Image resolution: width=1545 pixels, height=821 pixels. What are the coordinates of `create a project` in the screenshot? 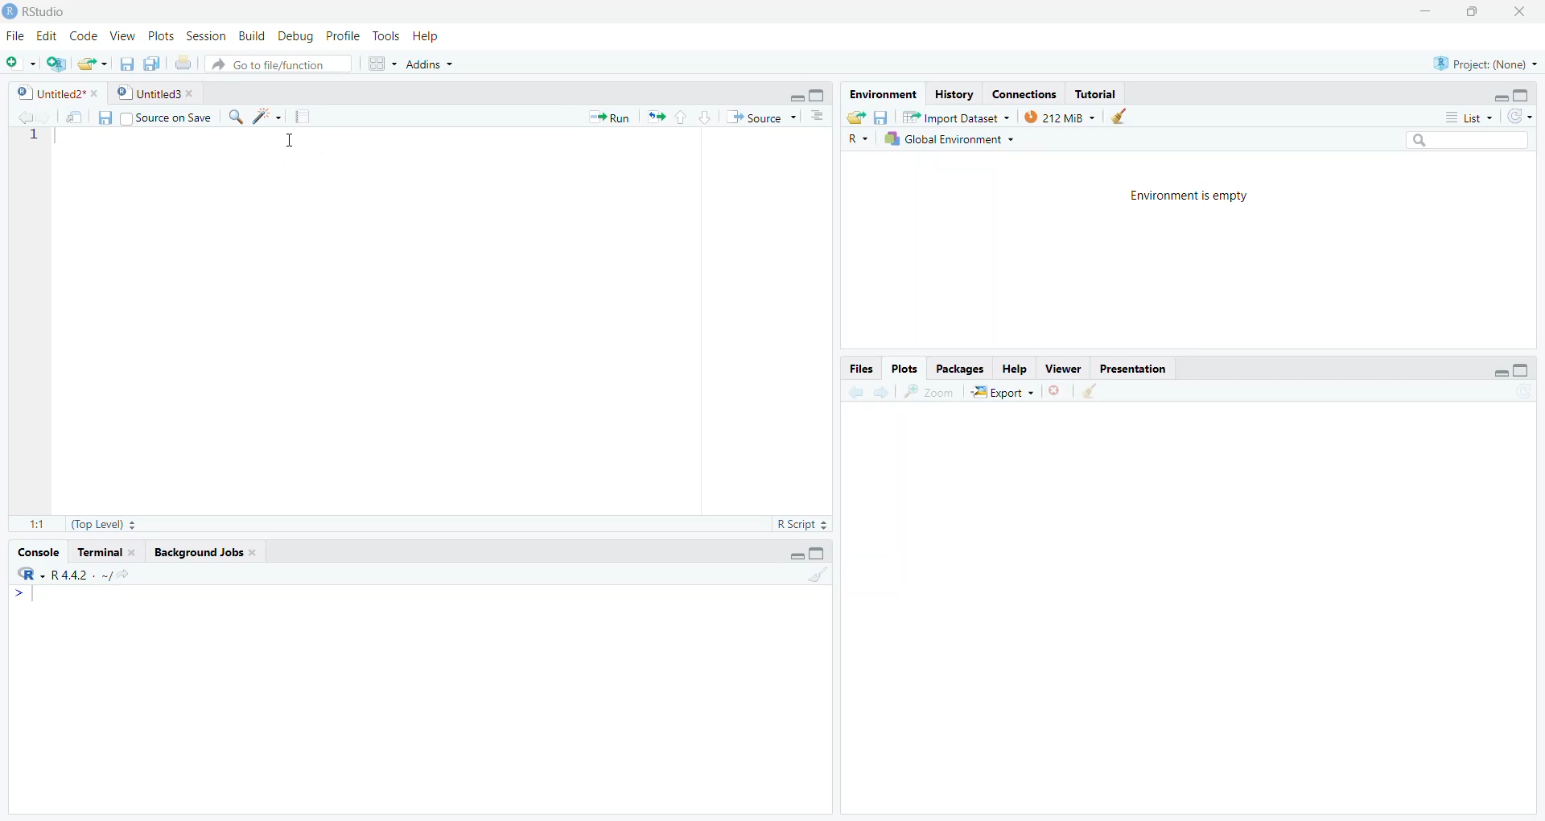 It's located at (56, 62).